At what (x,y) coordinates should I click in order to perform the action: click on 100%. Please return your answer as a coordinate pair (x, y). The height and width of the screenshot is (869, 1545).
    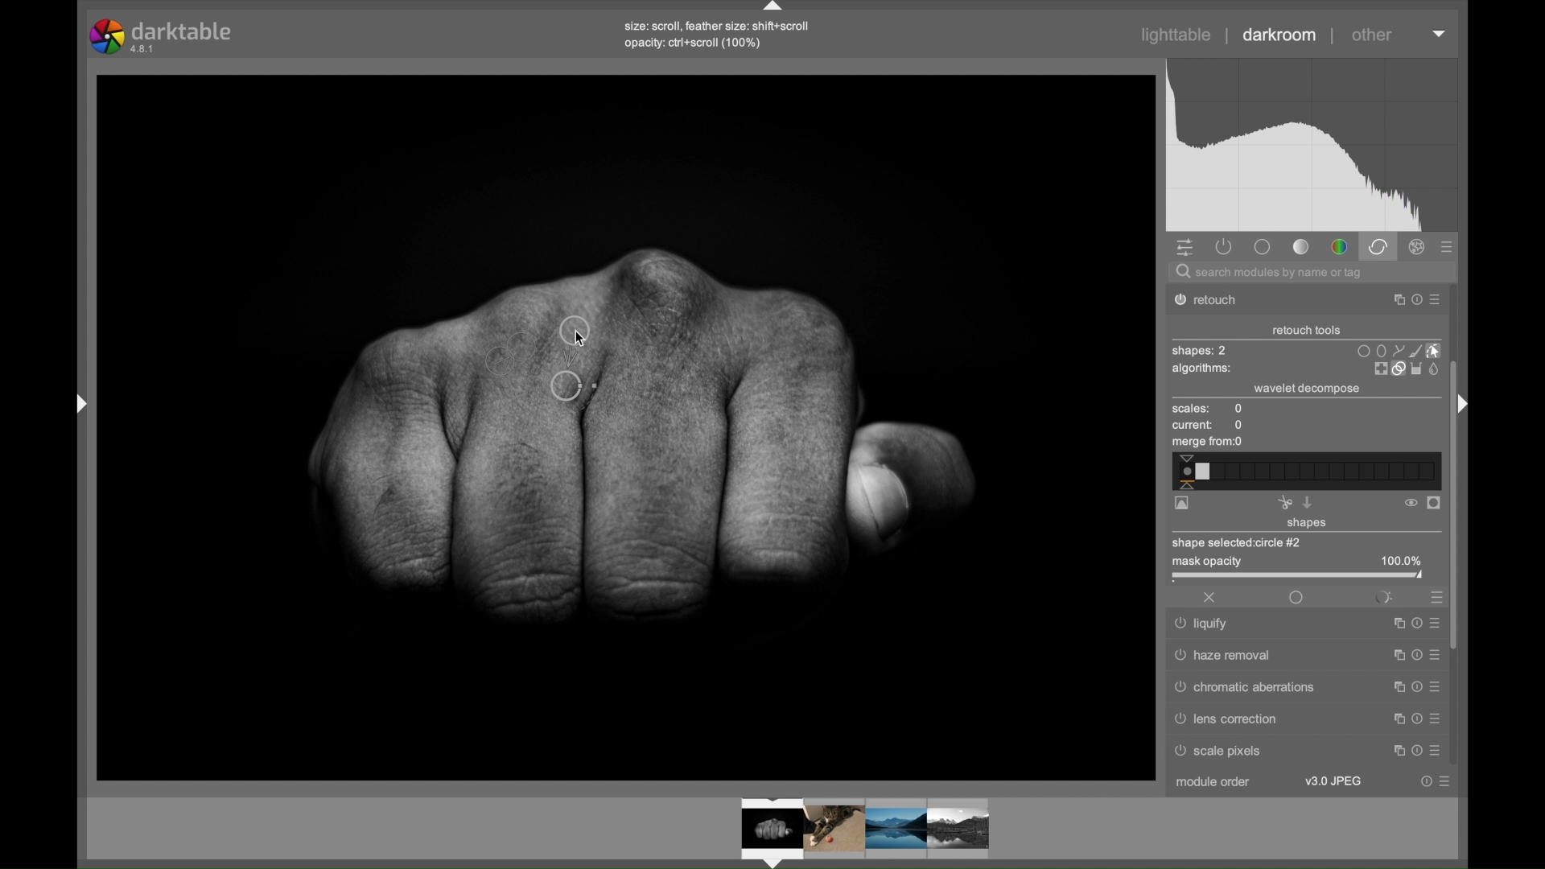
    Looking at the image, I should click on (1401, 561).